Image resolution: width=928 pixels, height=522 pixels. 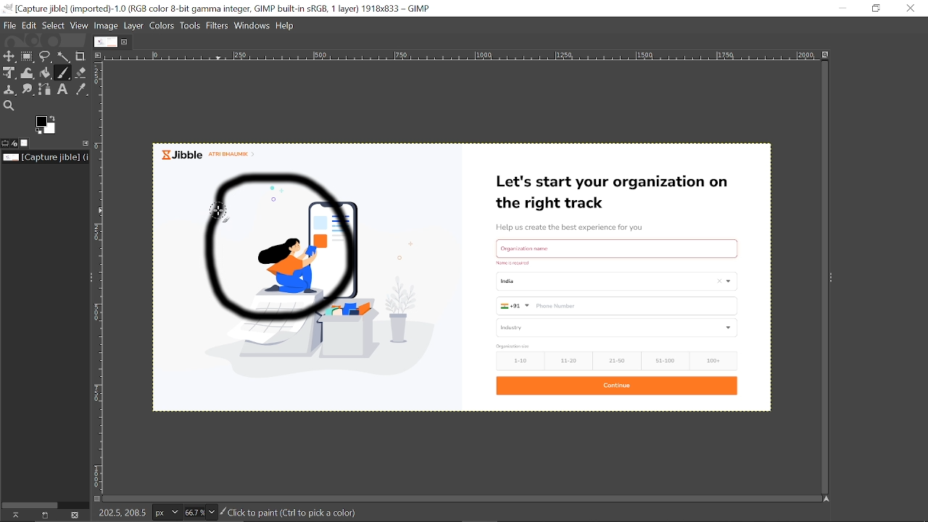 I want to click on View, so click(x=79, y=26).